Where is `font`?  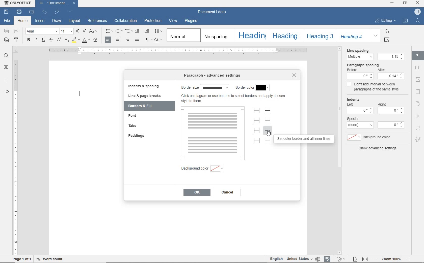
font is located at coordinates (136, 116).